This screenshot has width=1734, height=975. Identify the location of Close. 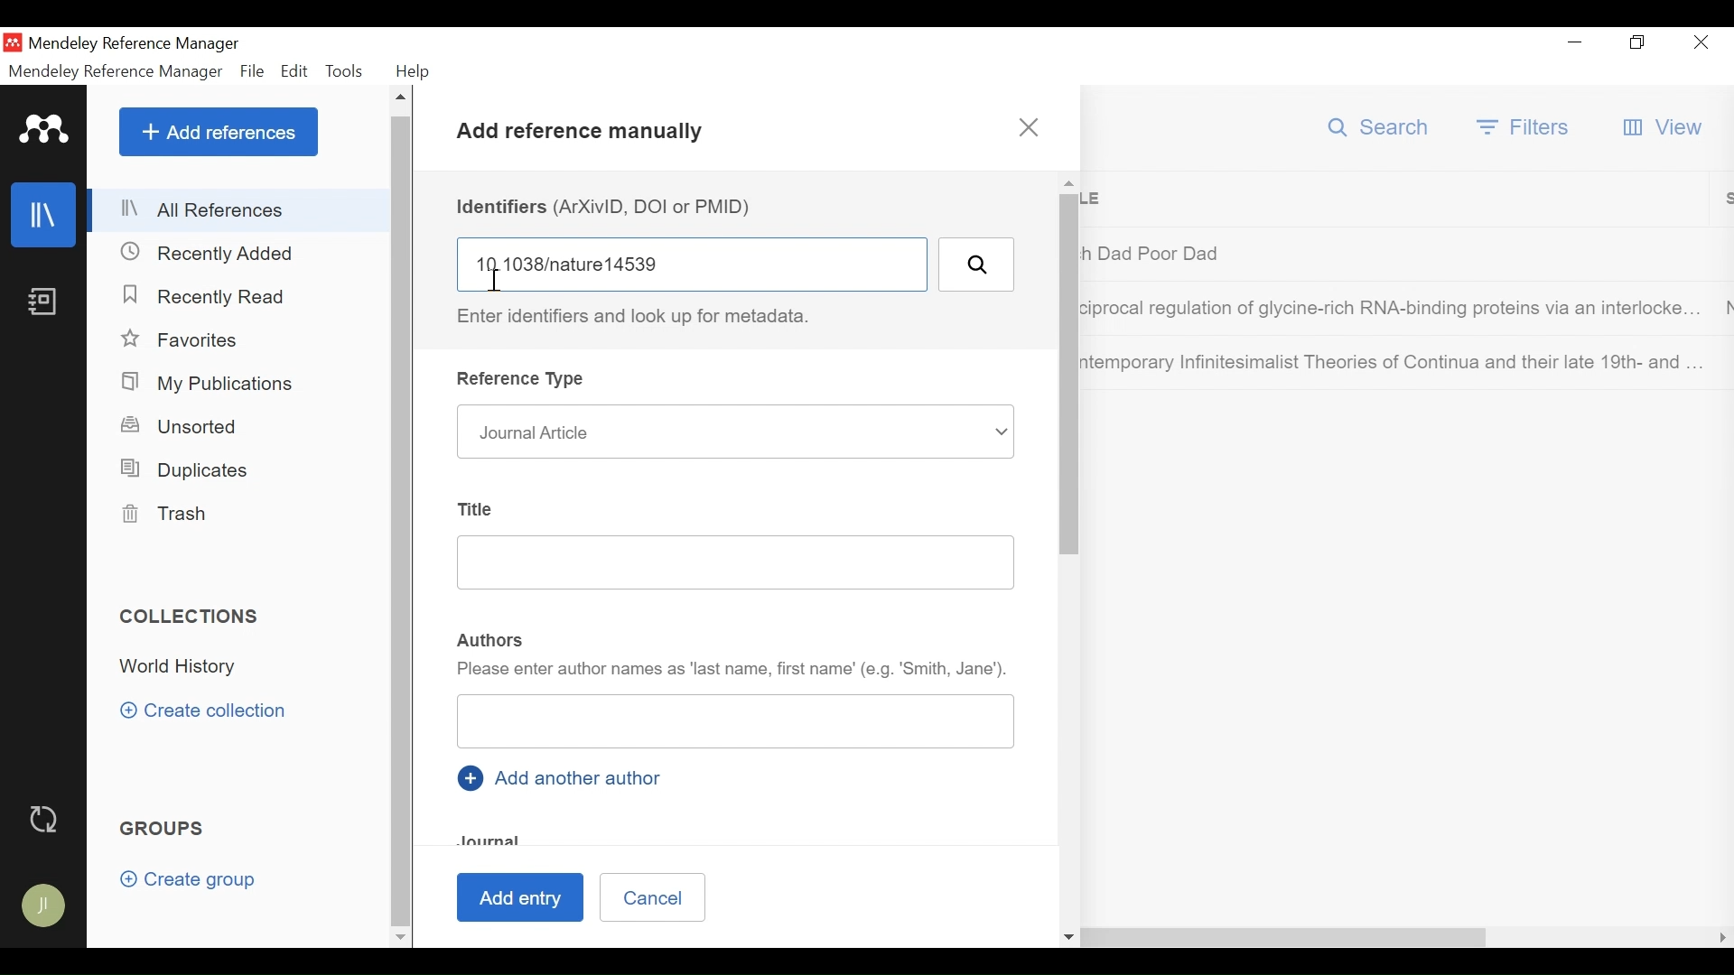
(1029, 128).